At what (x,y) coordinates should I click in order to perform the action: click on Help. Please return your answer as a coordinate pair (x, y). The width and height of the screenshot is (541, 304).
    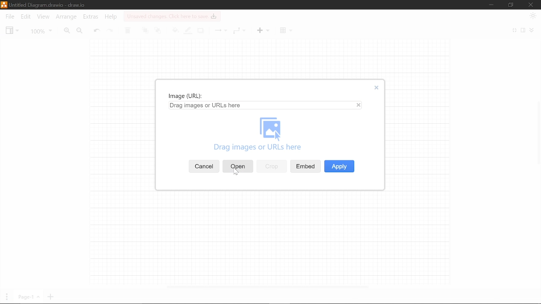
    Looking at the image, I should click on (111, 17).